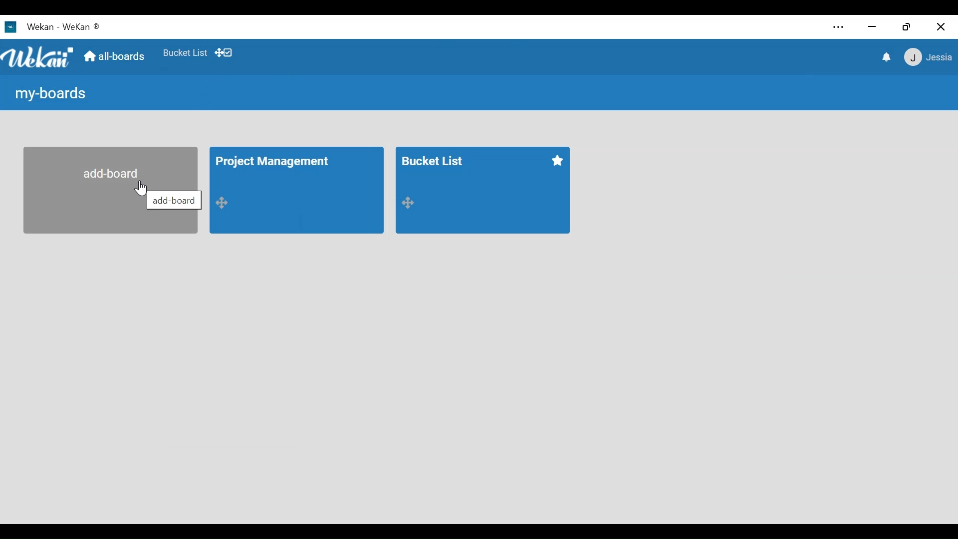  I want to click on User Member, so click(927, 58).